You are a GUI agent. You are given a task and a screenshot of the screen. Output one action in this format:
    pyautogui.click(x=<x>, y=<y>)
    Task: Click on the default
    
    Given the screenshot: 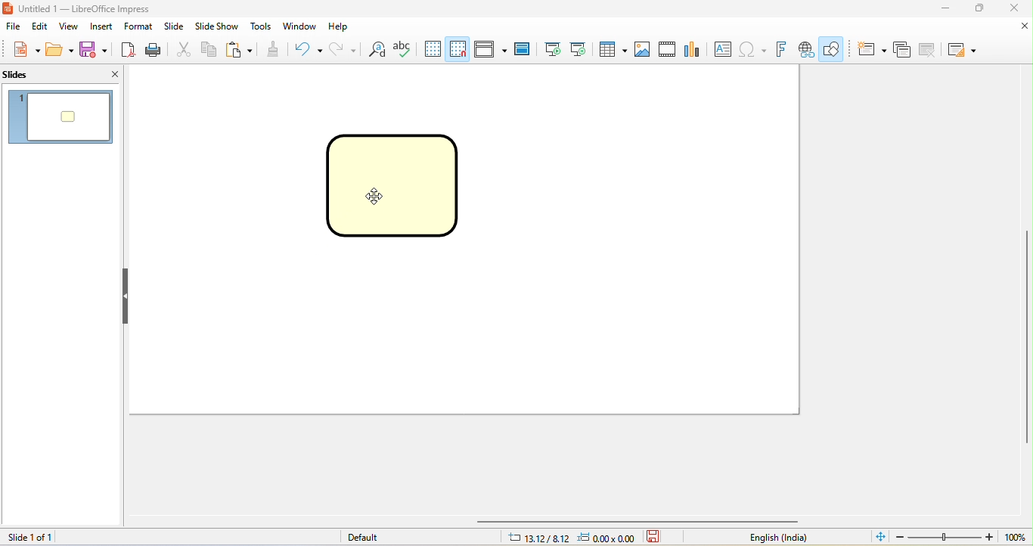 What is the action you would take?
    pyautogui.click(x=362, y=537)
    